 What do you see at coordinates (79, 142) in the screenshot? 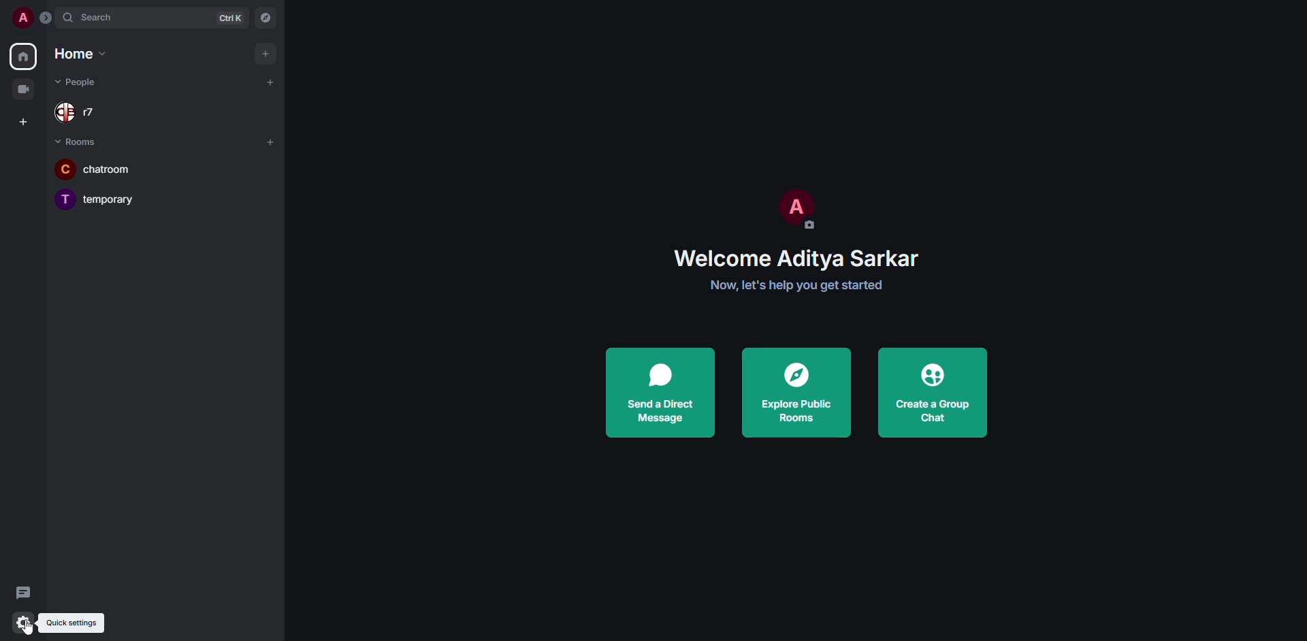
I see `rooms` at bounding box center [79, 142].